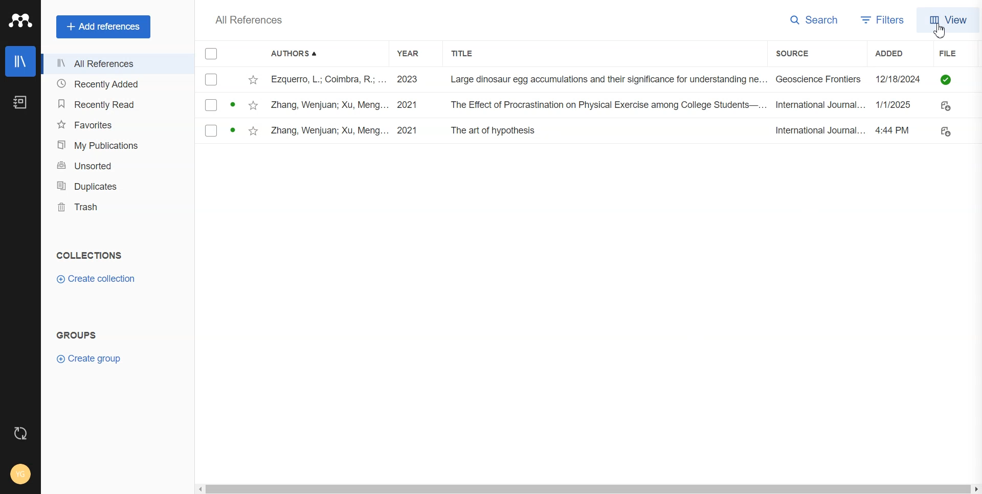 This screenshot has height=494, width=982. Describe the element at coordinates (20, 61) in the screenshot. I see `Library` at that location.